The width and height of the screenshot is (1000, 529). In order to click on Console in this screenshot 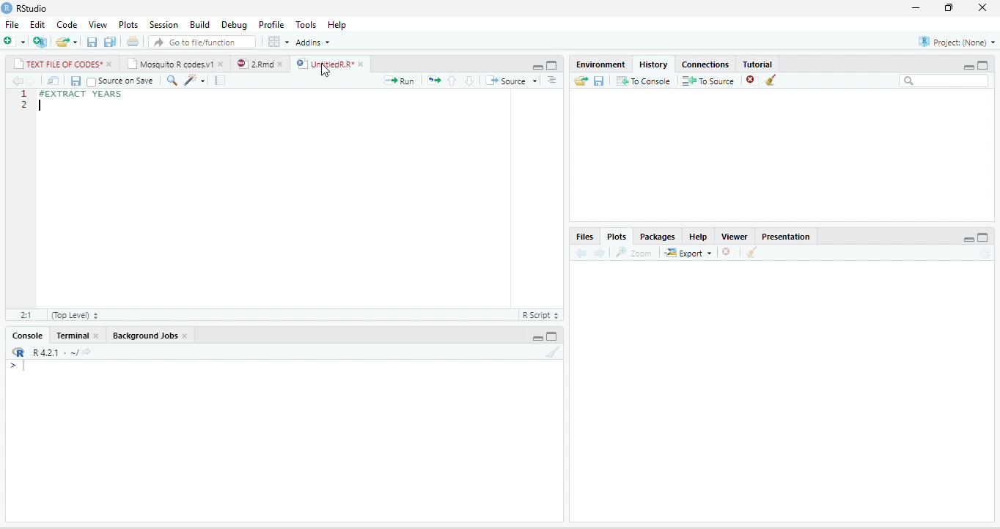, I will do `click(27, 336)`.